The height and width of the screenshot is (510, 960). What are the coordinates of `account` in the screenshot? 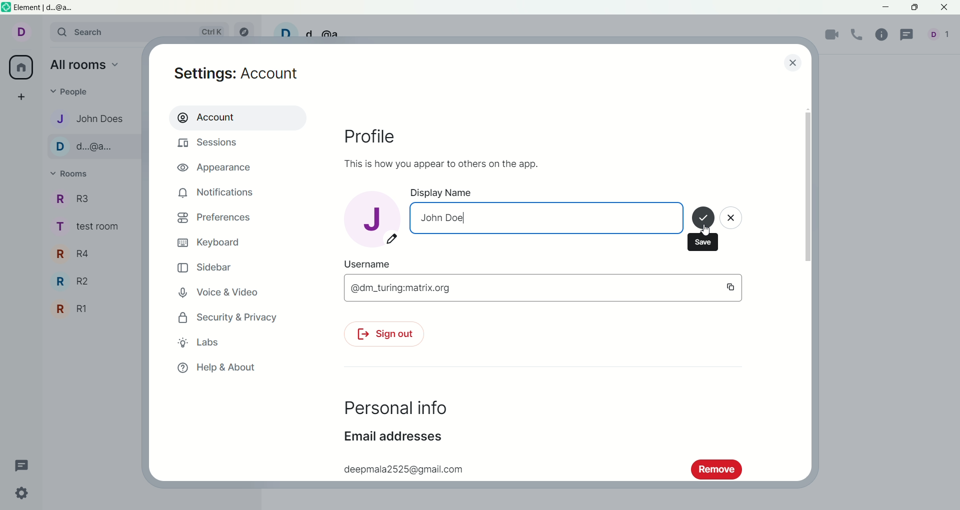 It's located at (26, 34).